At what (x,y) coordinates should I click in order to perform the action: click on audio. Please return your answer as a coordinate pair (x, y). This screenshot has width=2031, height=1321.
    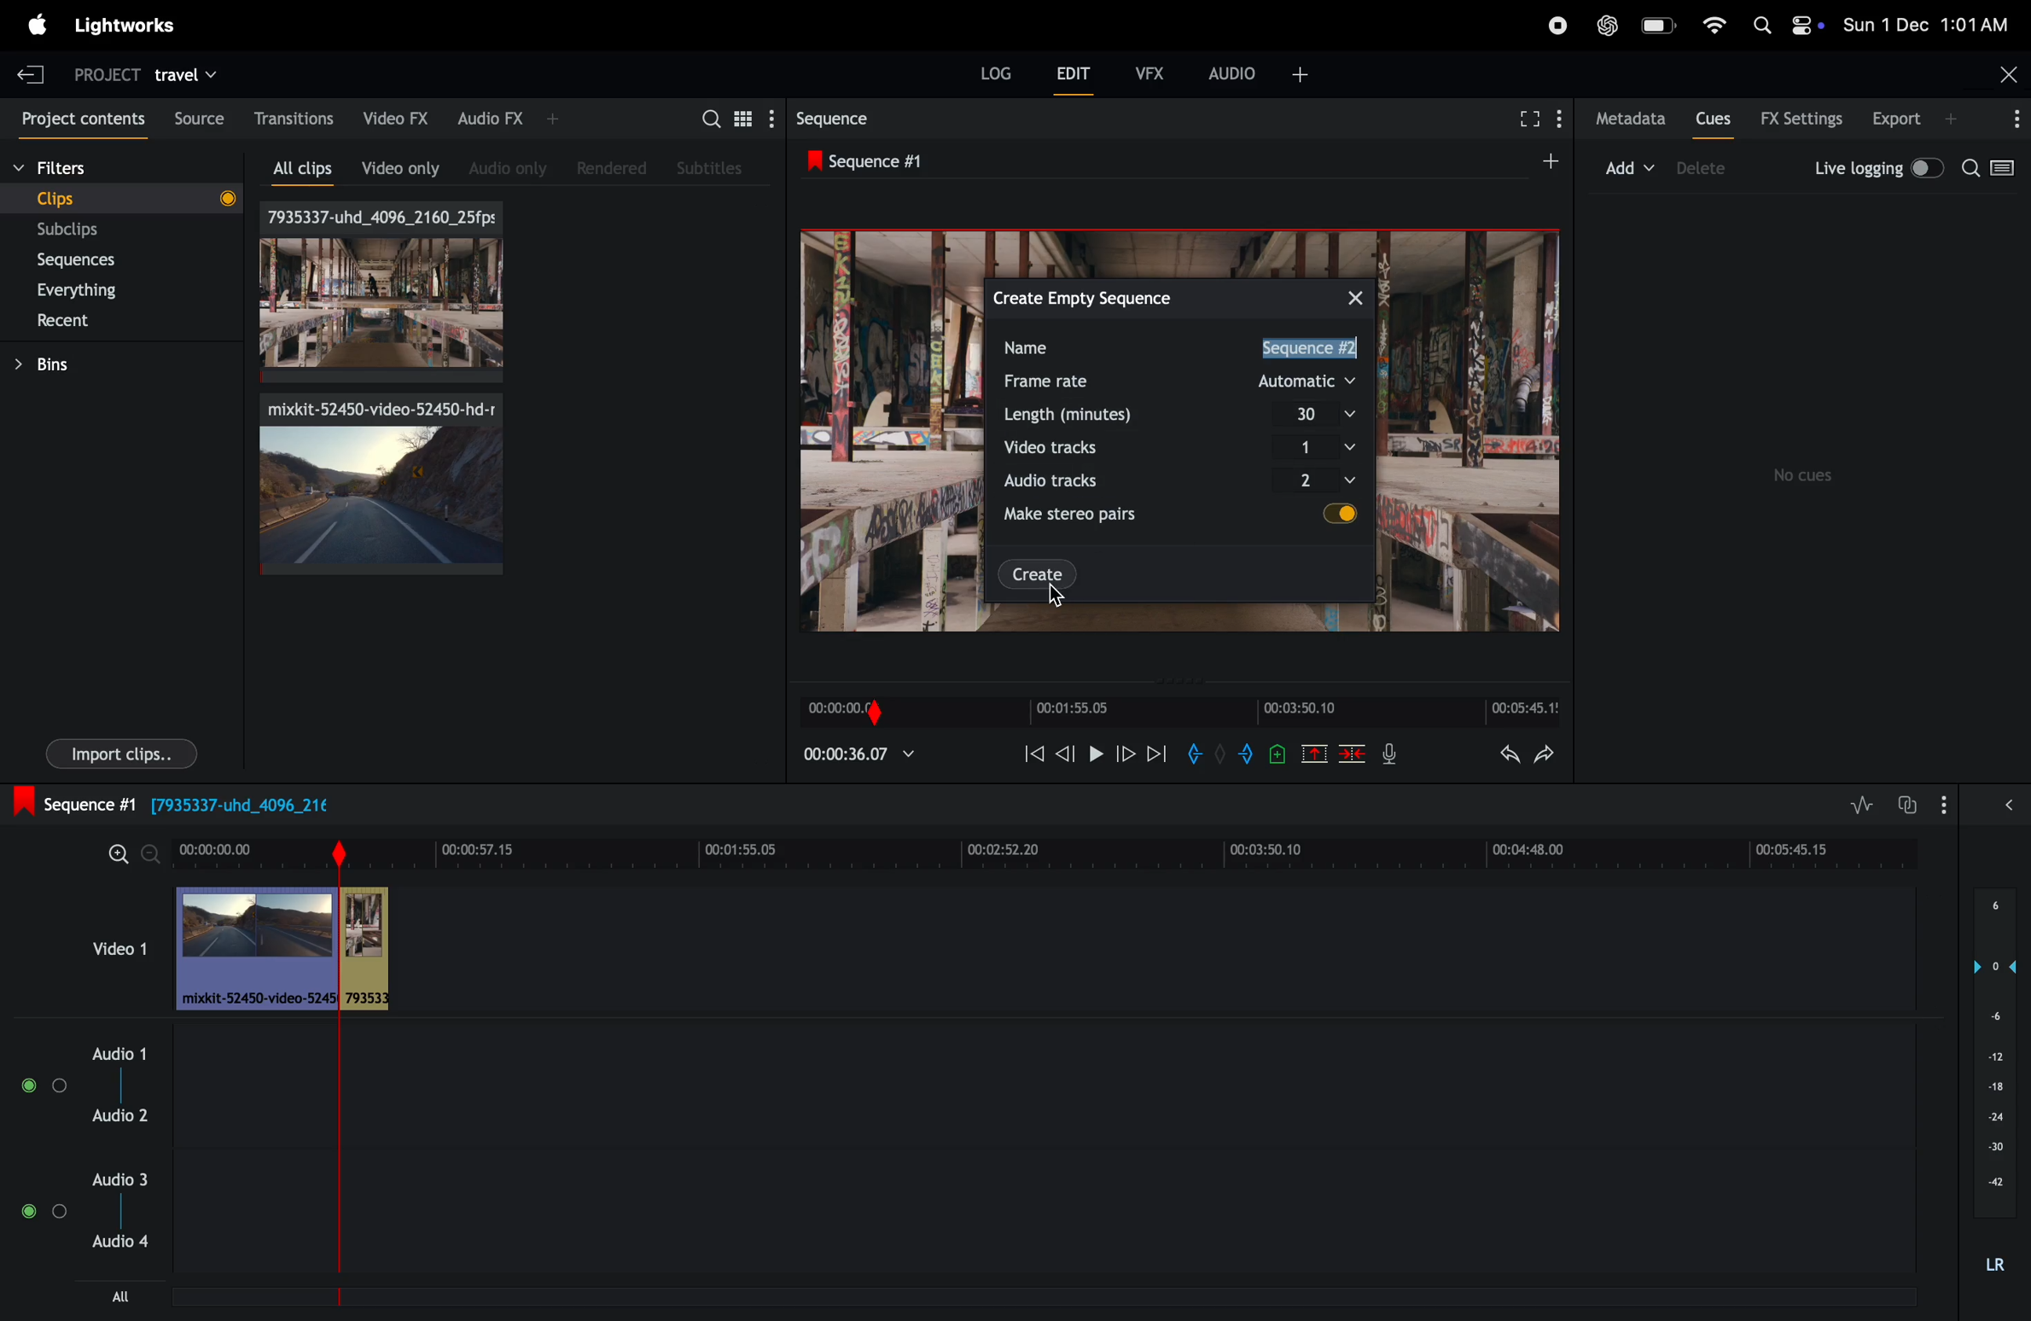
    Looking at the image, I should click on (1261, 73).